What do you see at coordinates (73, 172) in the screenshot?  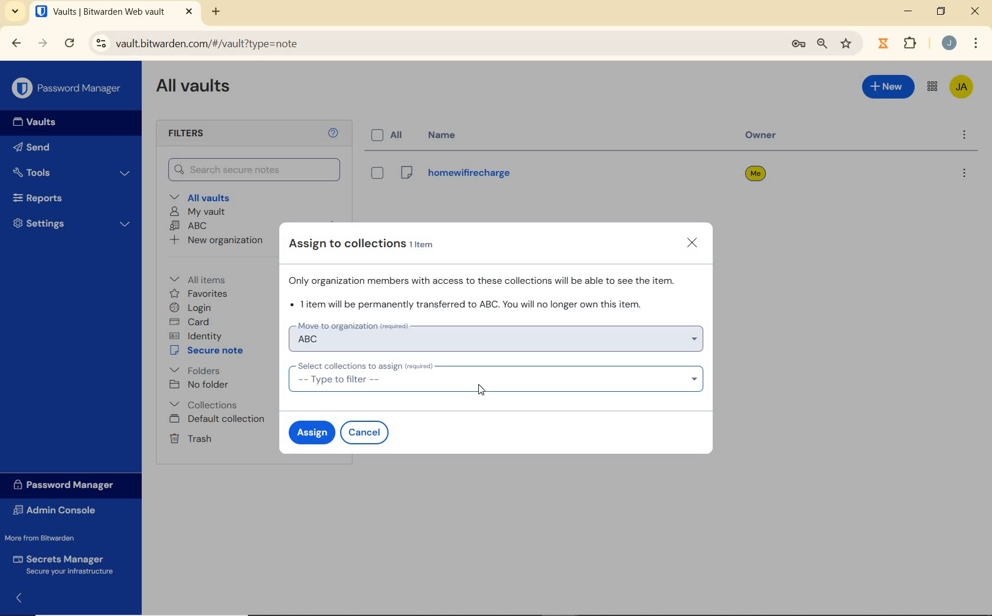 I see `Tools` at bounding box center [73, 172].